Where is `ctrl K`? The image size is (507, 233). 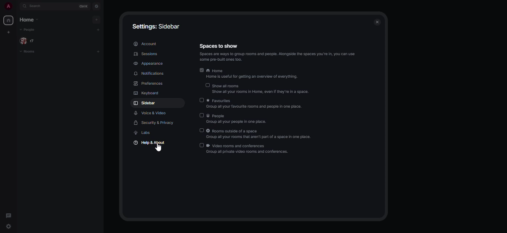 ctrl K is located at coordinates (84, 5).